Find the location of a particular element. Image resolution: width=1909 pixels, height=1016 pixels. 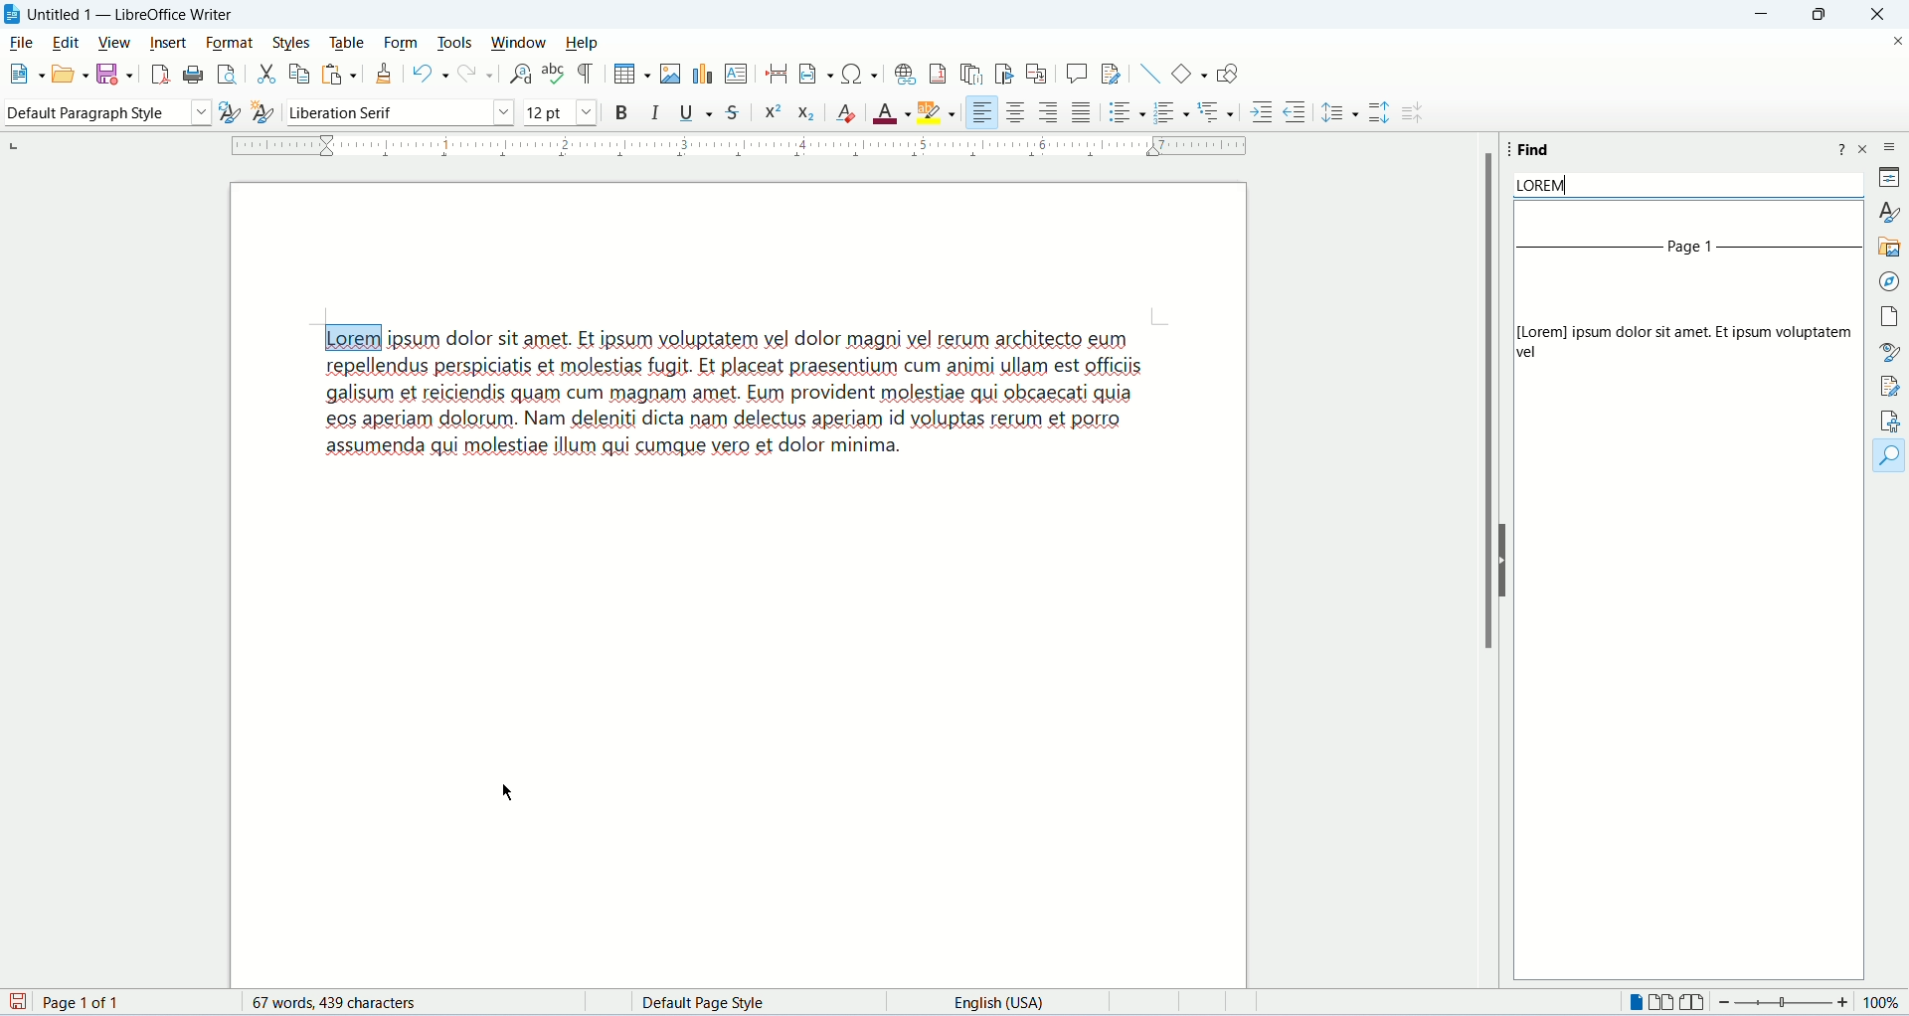

m dolor sit amet. Et ipsum voluptatem vel dolor magni vel rerum architecto eum is located at coordinates (794, 338).